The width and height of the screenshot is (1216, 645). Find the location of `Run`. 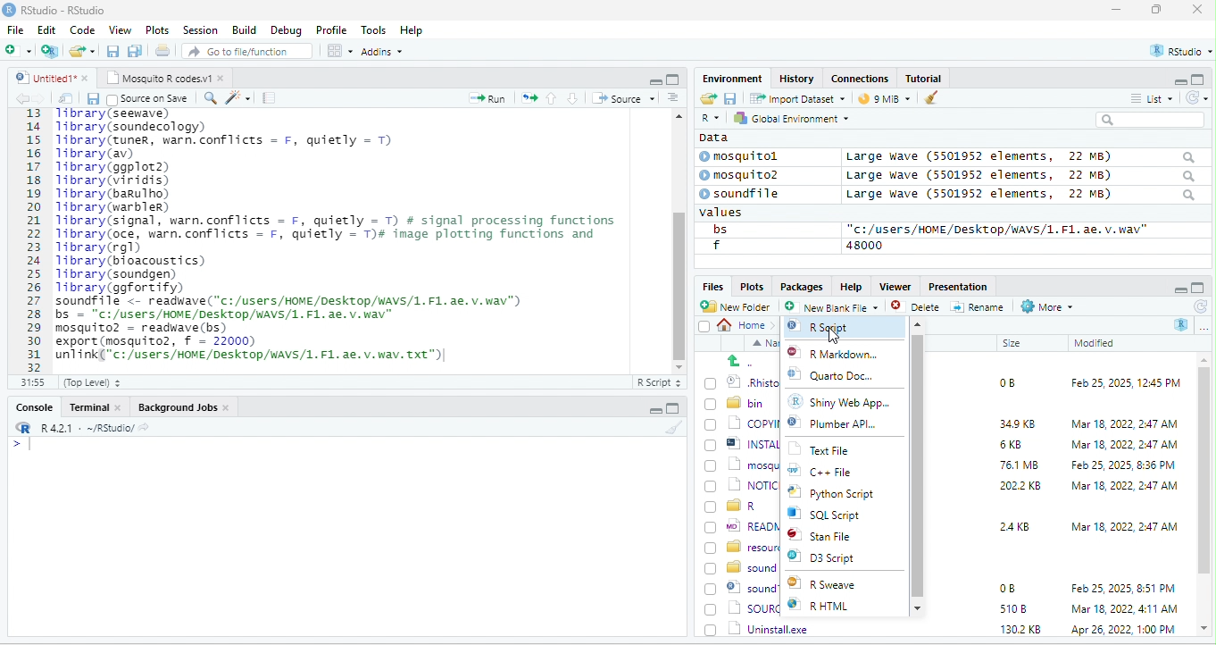

Run is located at coordinates (484, 98).